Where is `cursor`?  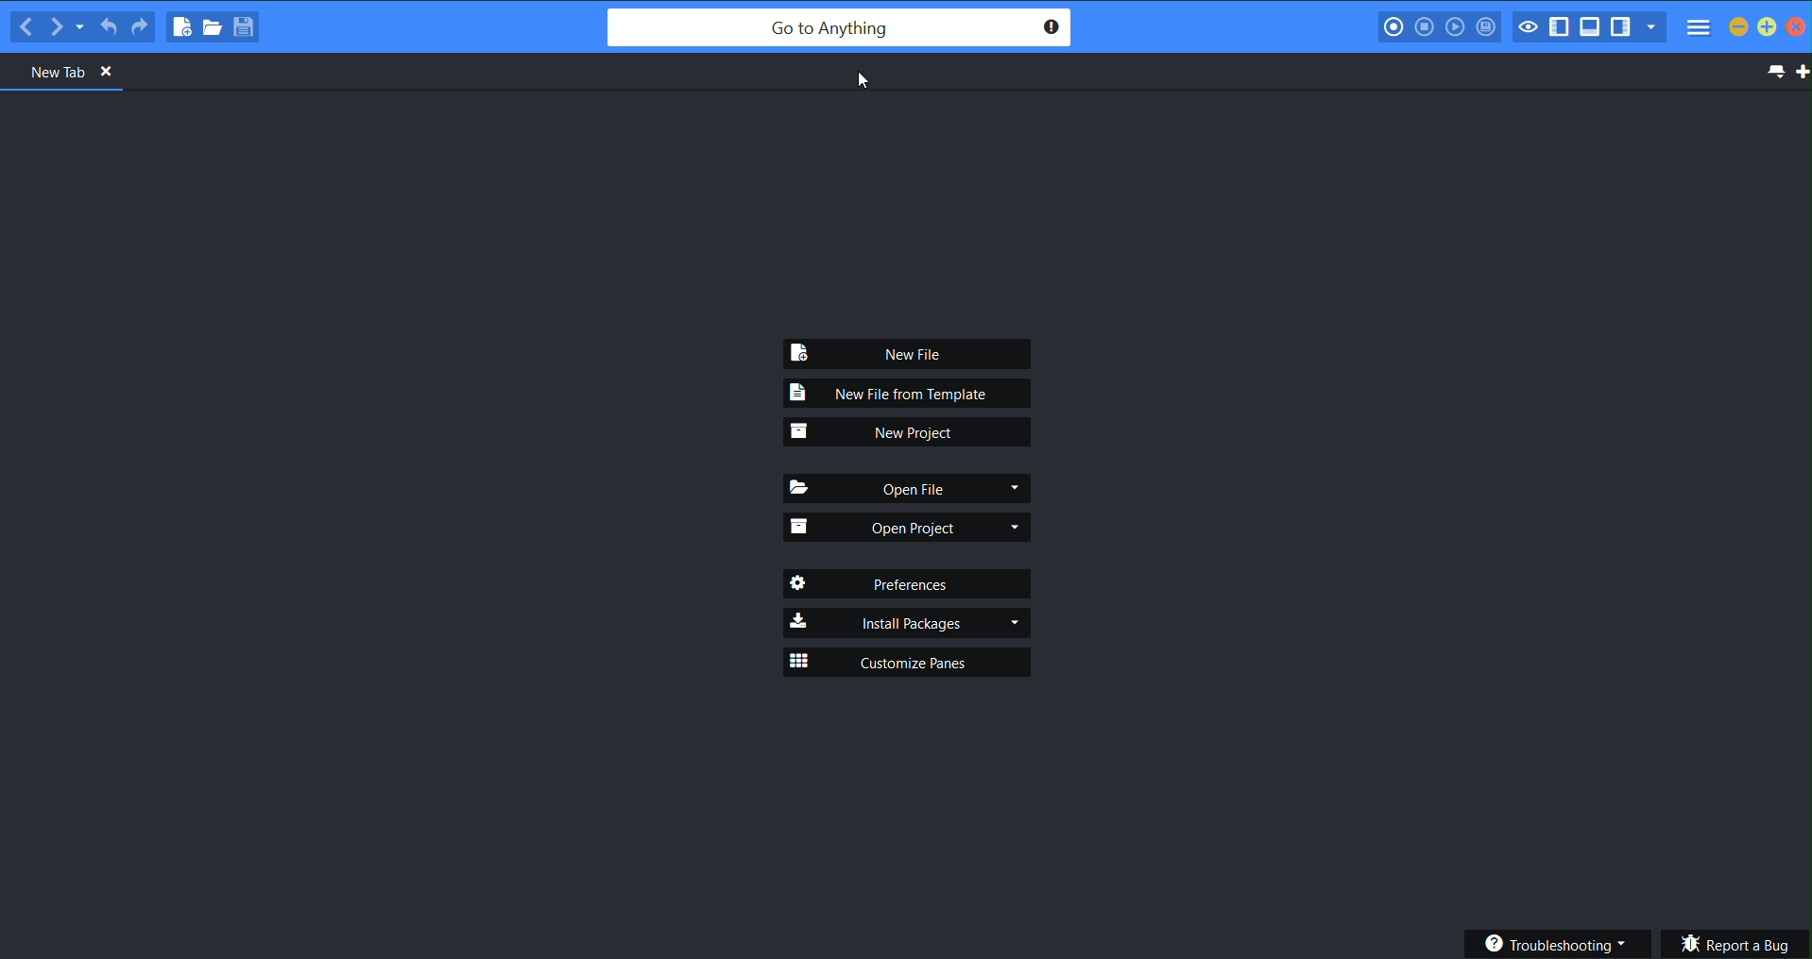
cursor is located at coordinates (863, 83).